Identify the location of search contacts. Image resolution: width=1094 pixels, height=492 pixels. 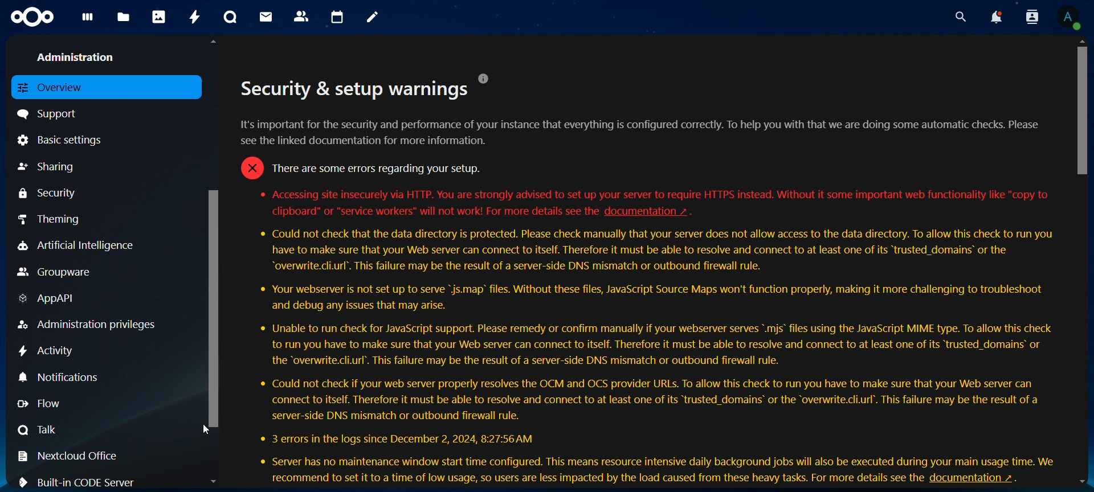
(1035, 18).